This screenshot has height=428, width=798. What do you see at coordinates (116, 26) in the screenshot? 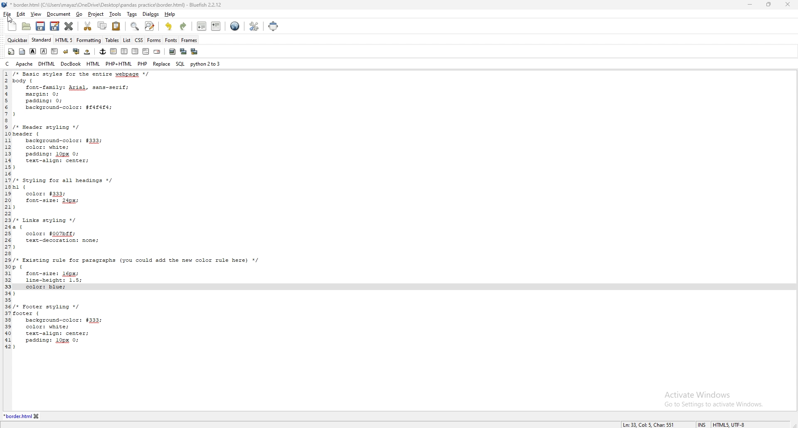
I see `paste` at bounding box center [116, 26].